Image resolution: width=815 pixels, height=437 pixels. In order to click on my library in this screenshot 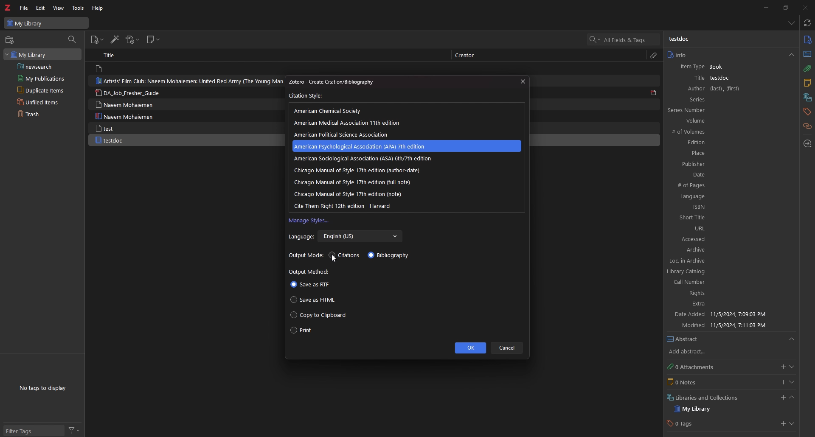, I will do `click(700, 409)`.